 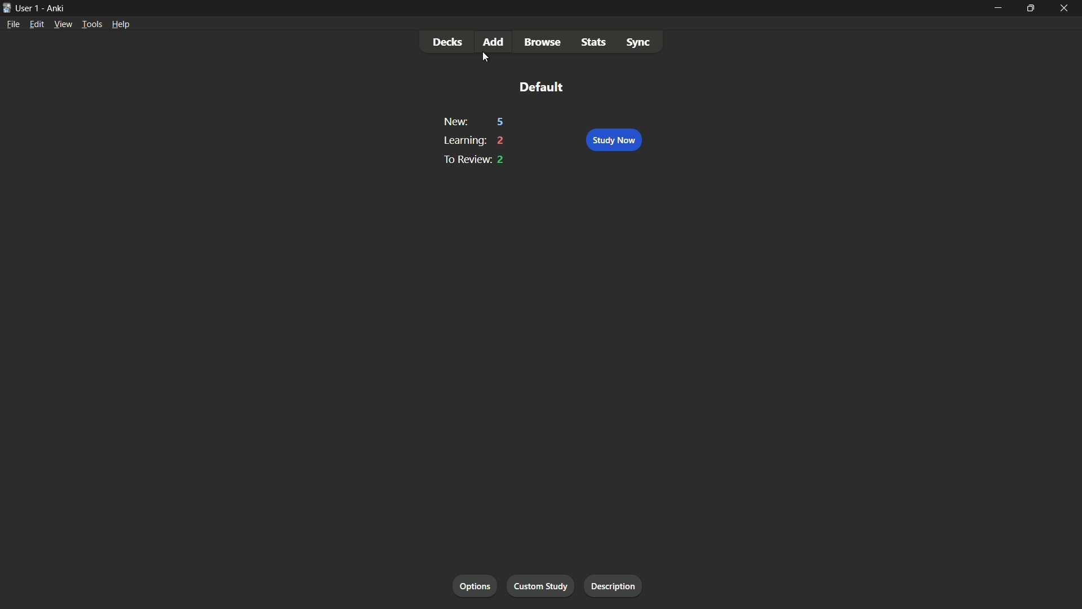 I want to click on app icon, so click(x=7, y=7).